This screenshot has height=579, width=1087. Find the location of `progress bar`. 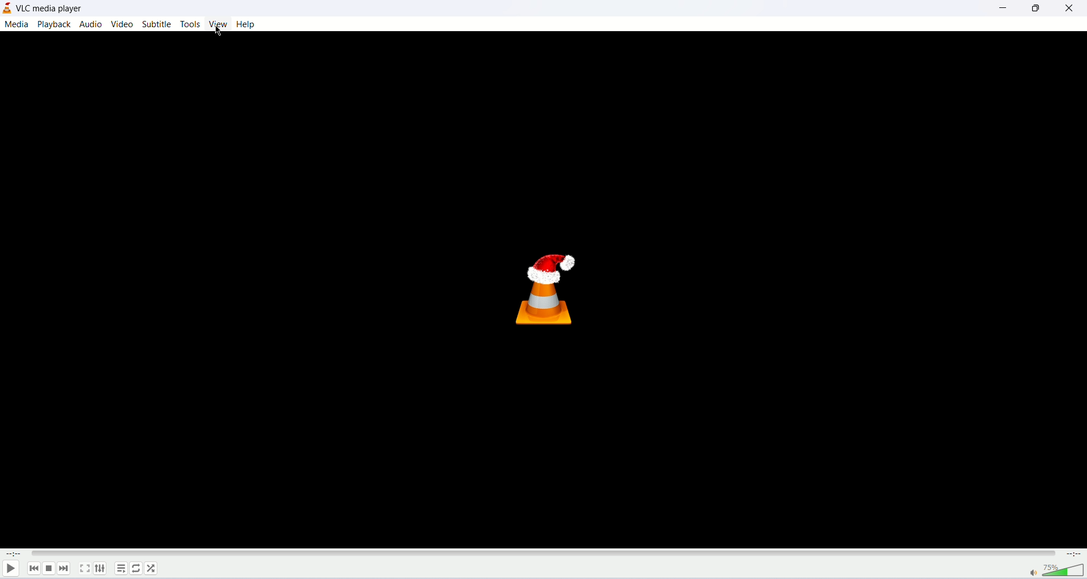

progress bar is located at coordinates (543, 553).